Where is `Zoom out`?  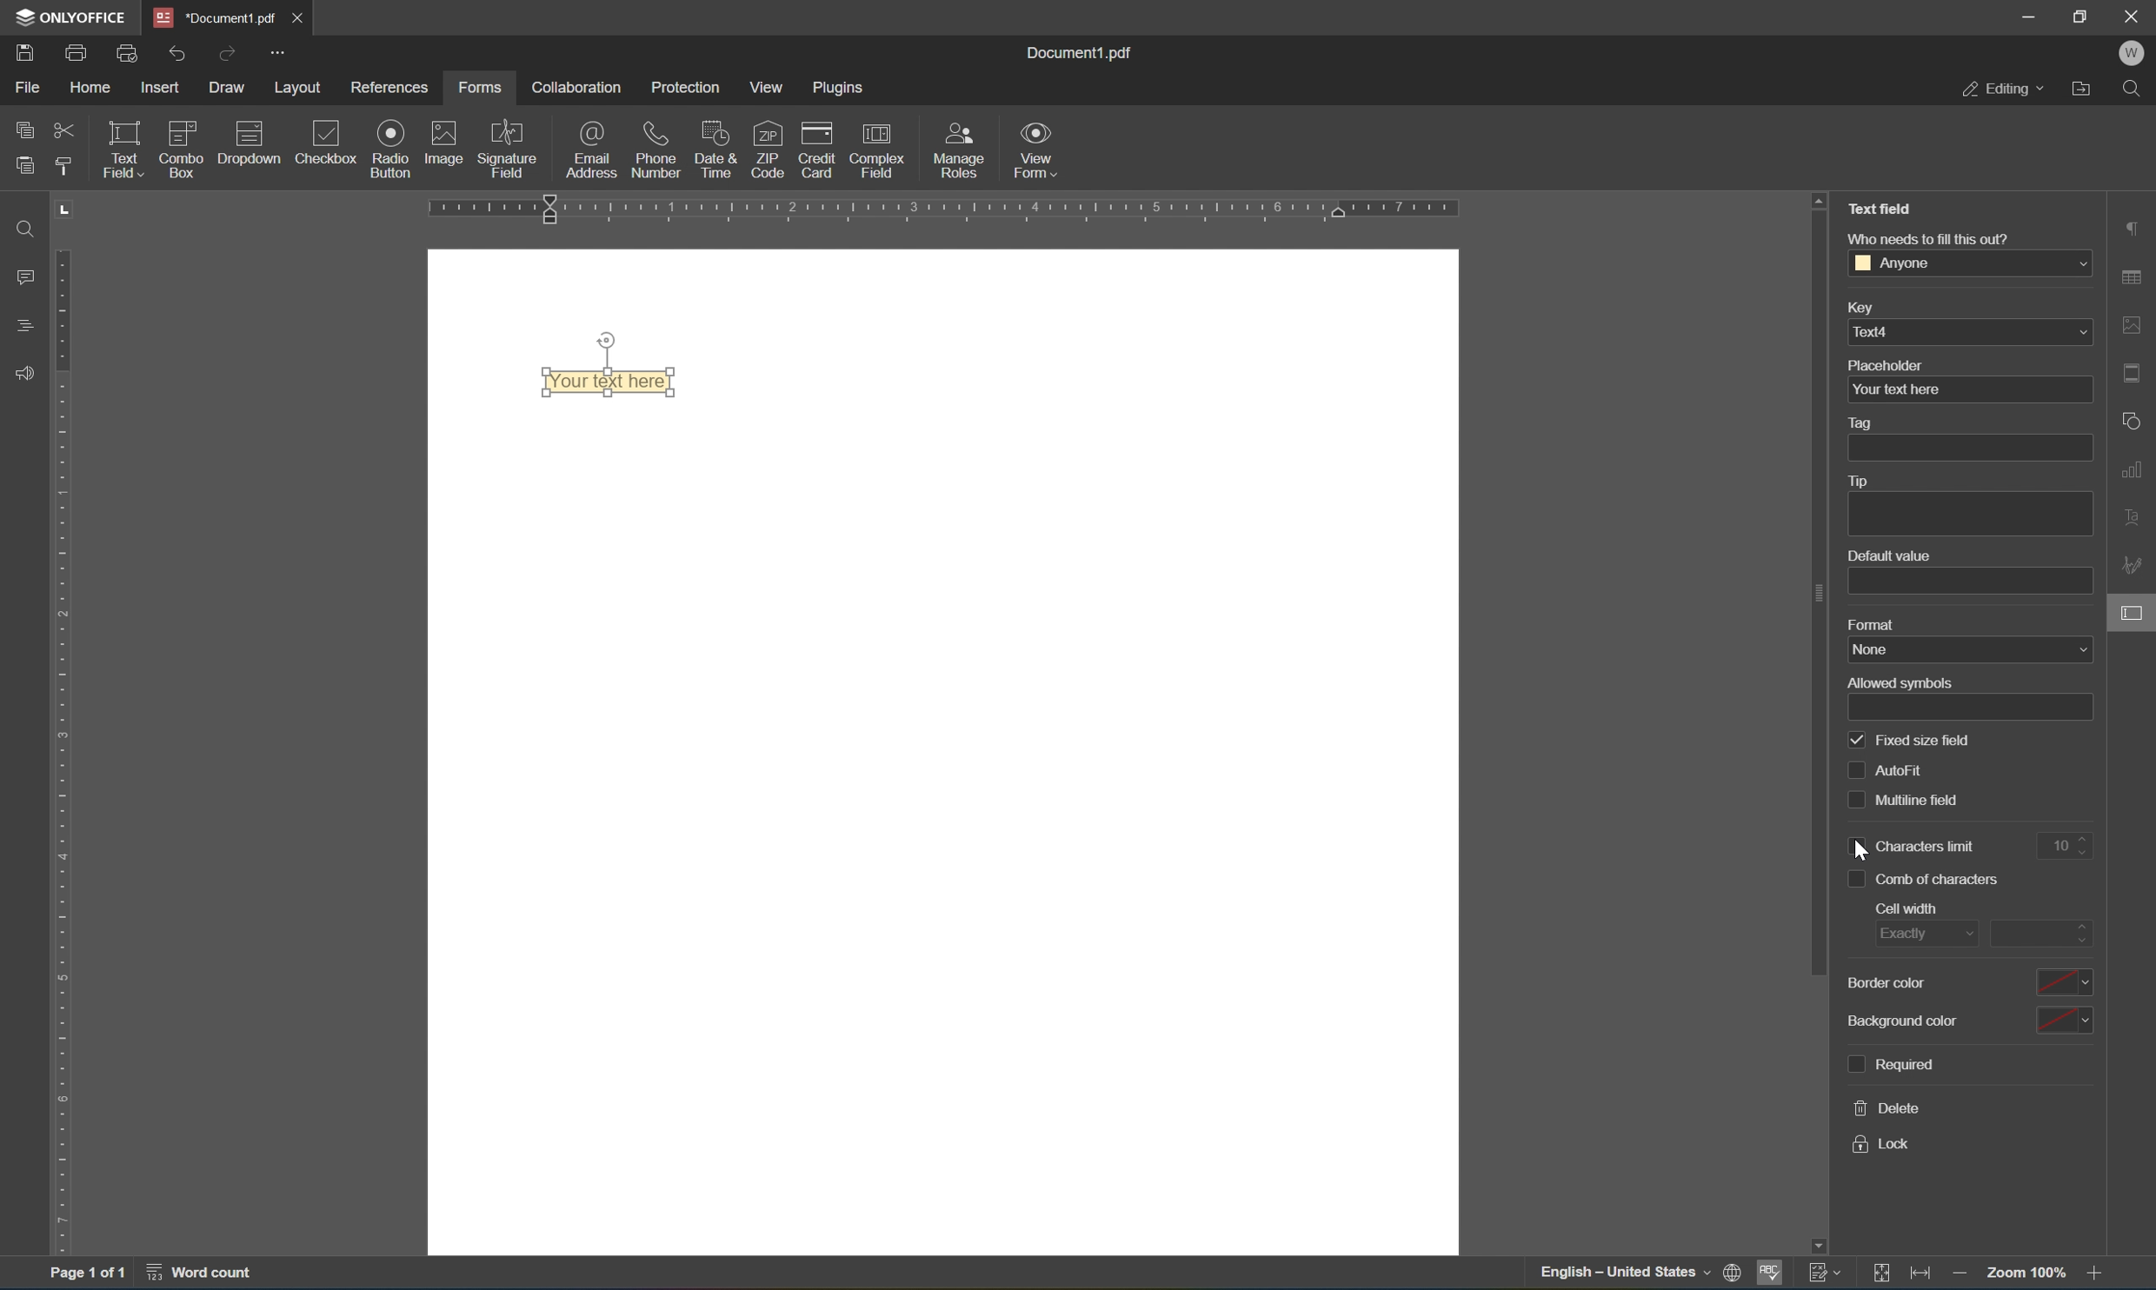 Zoom out is located at coordinates (1966, 1274).